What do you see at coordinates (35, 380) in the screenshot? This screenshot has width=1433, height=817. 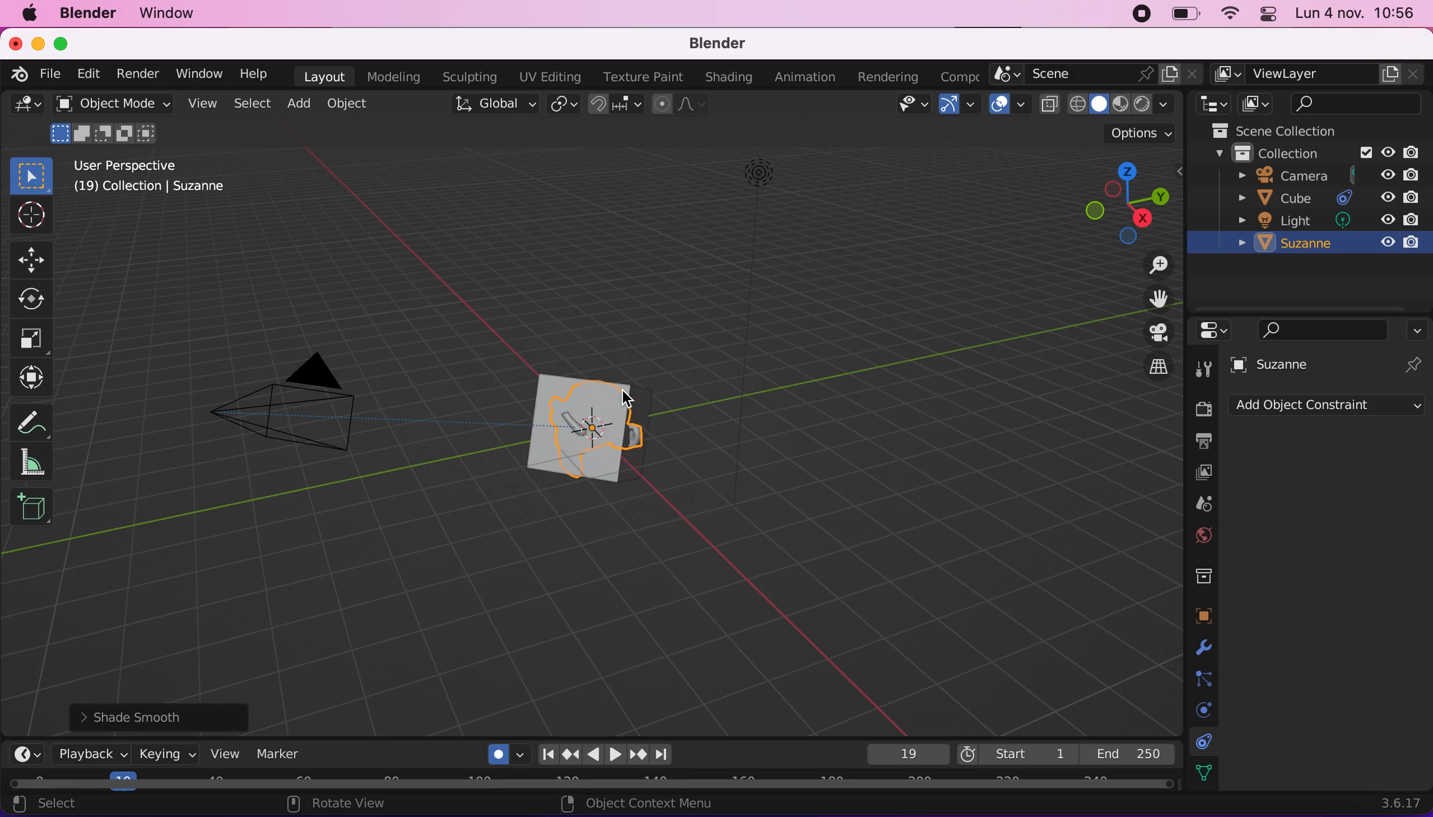 I see `transform` at bounding box center [35, 380].